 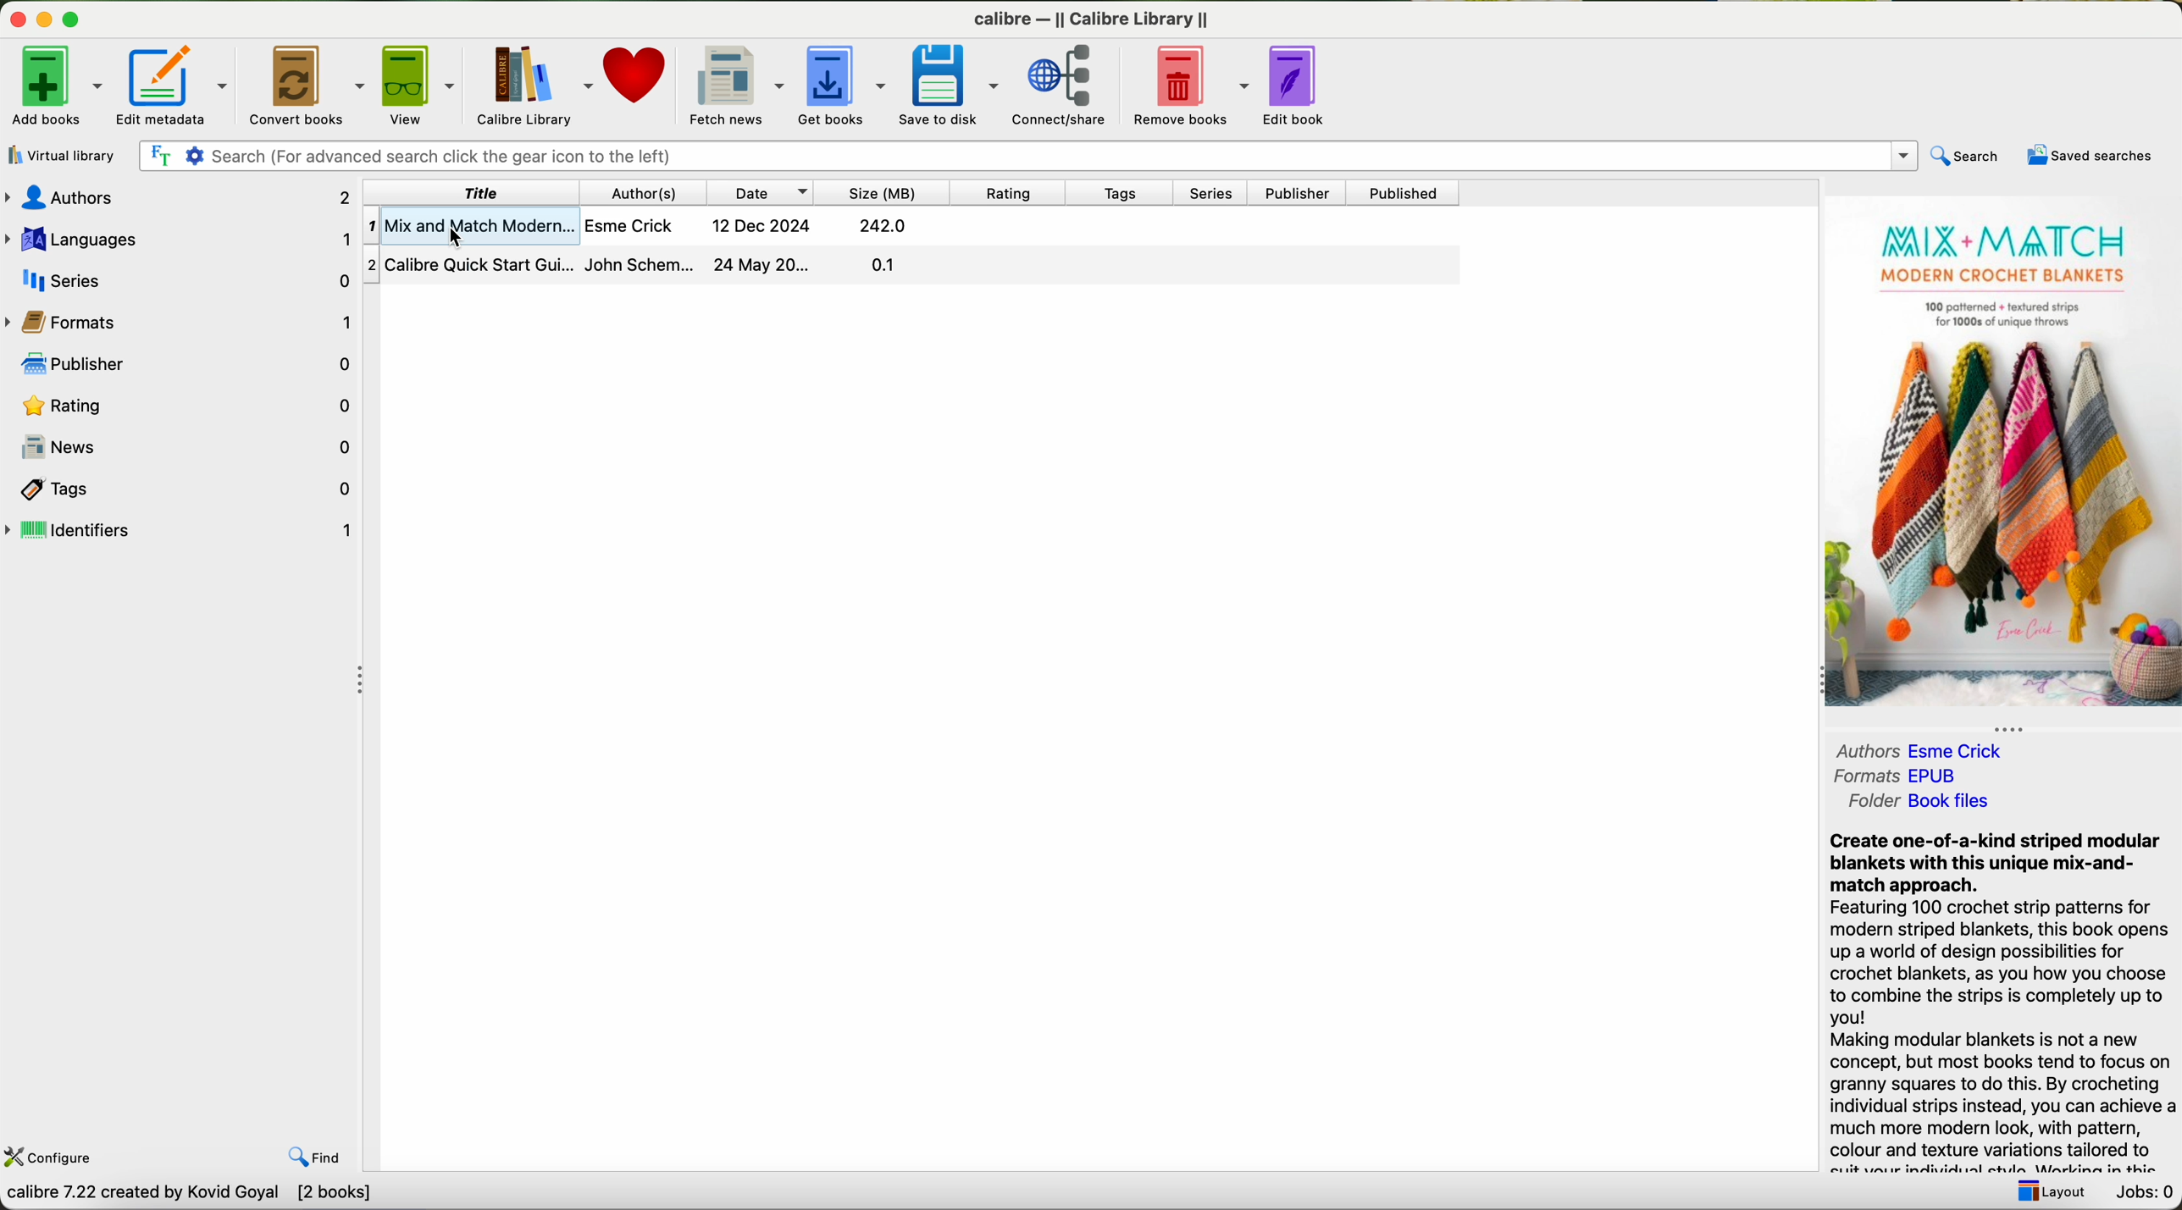 I want to click on publisher, so click(x=1297, y=194).